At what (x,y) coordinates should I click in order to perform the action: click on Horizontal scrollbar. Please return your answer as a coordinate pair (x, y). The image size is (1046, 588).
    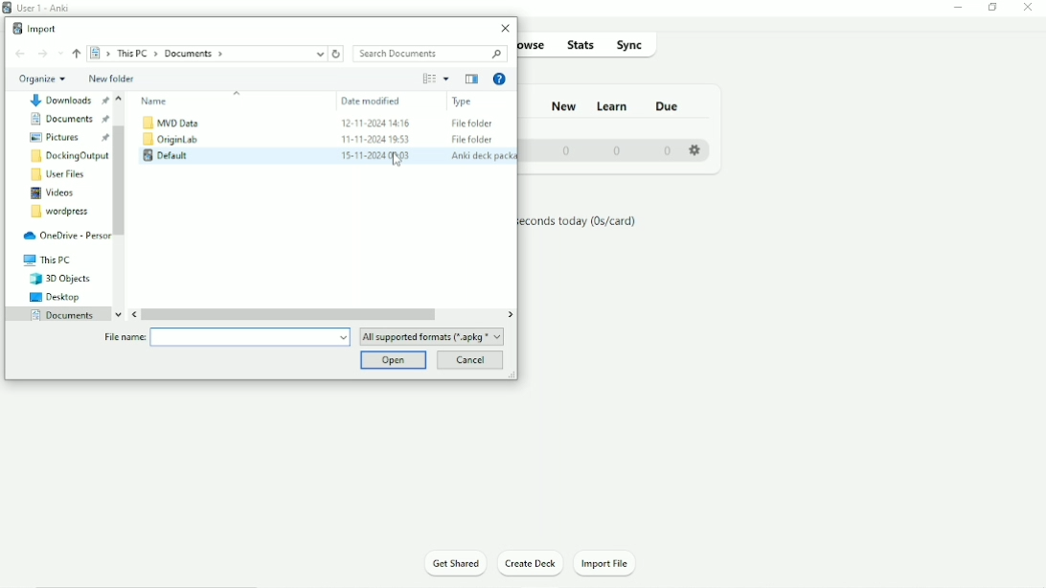
    Looking at the image, I should click on (291, 314).